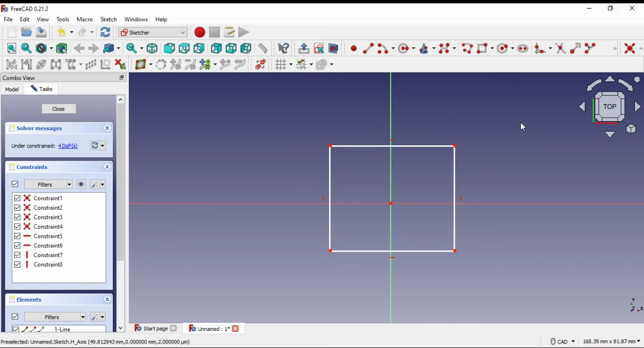 This screenshot has height=348, width=644. Describe the element at coordinates (20, 77) in the screenshot. I see `combo view` at that location.